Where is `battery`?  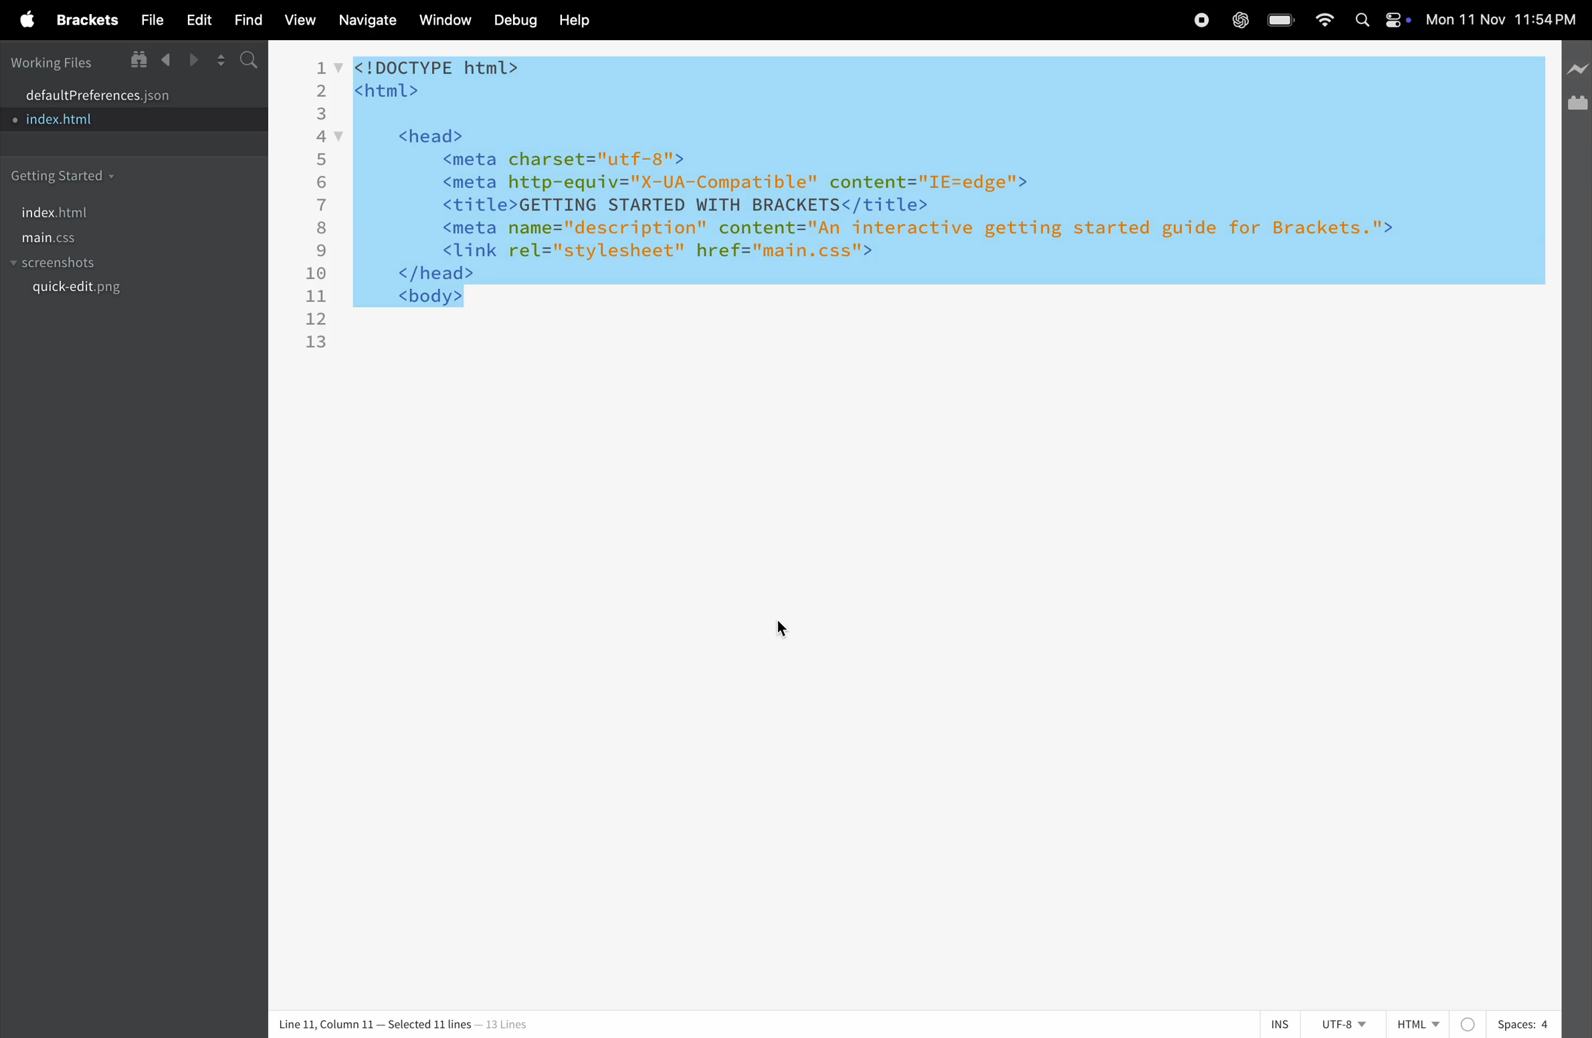 battery is located at coordinates (1285, 20).